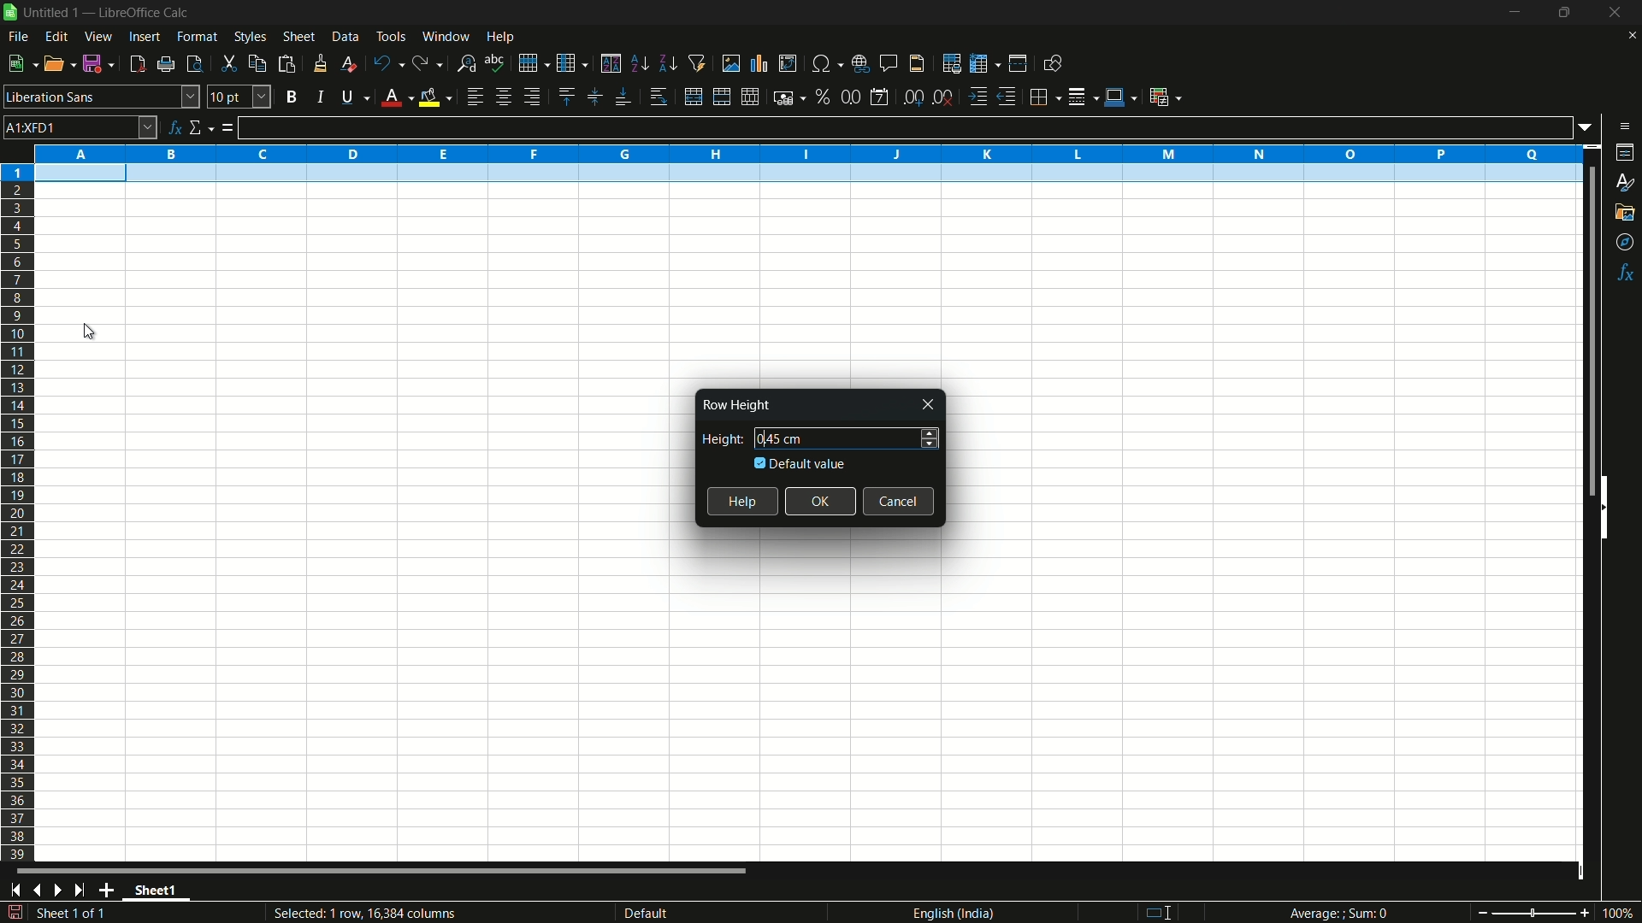  Describe the element at coordinates (56, 36) in the screenshot. I see `edit menu` at that location.